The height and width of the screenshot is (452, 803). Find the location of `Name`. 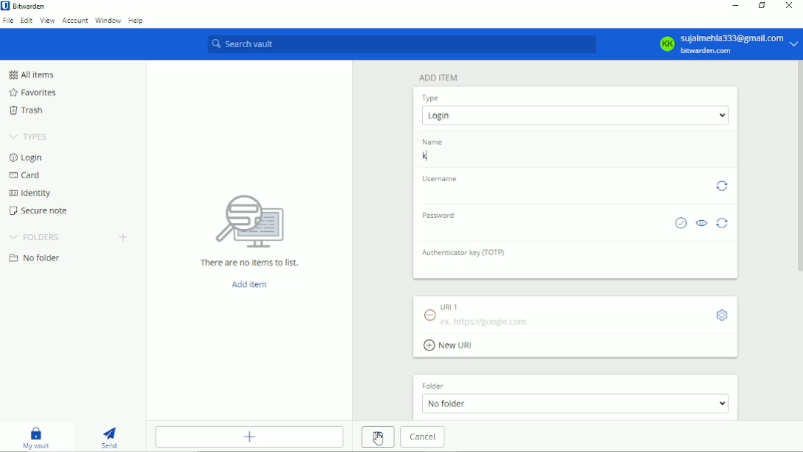

Name is located at coordinates (432, 141).